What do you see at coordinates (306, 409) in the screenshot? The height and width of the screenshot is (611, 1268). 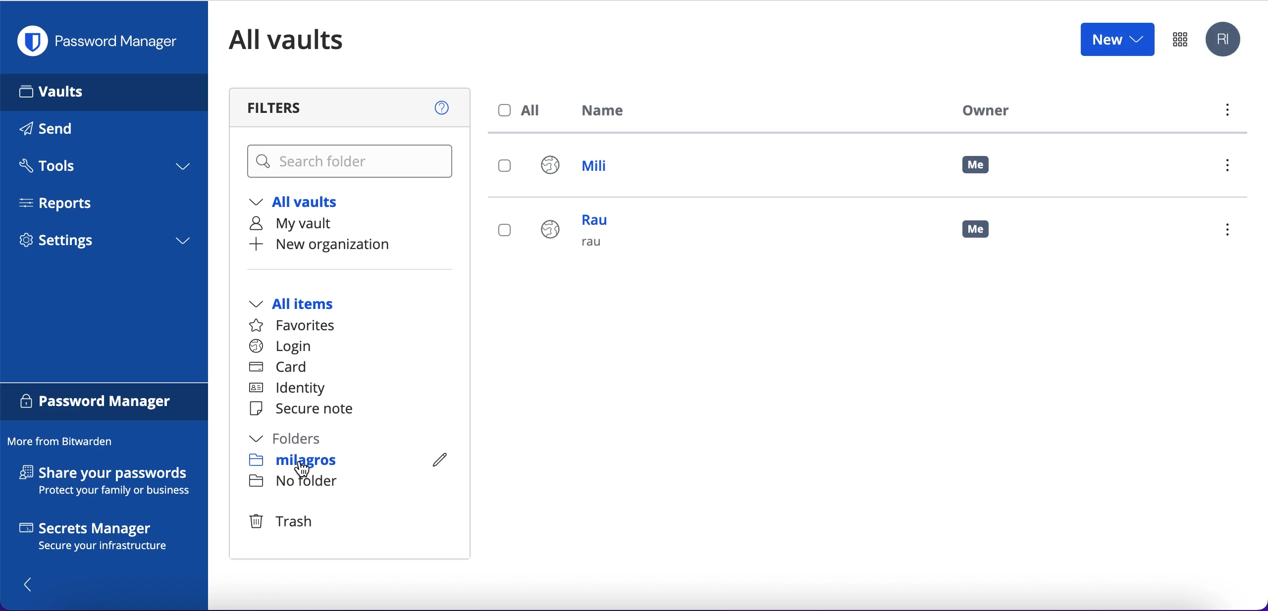 I see `secure note` at bounding box center [306, 409].